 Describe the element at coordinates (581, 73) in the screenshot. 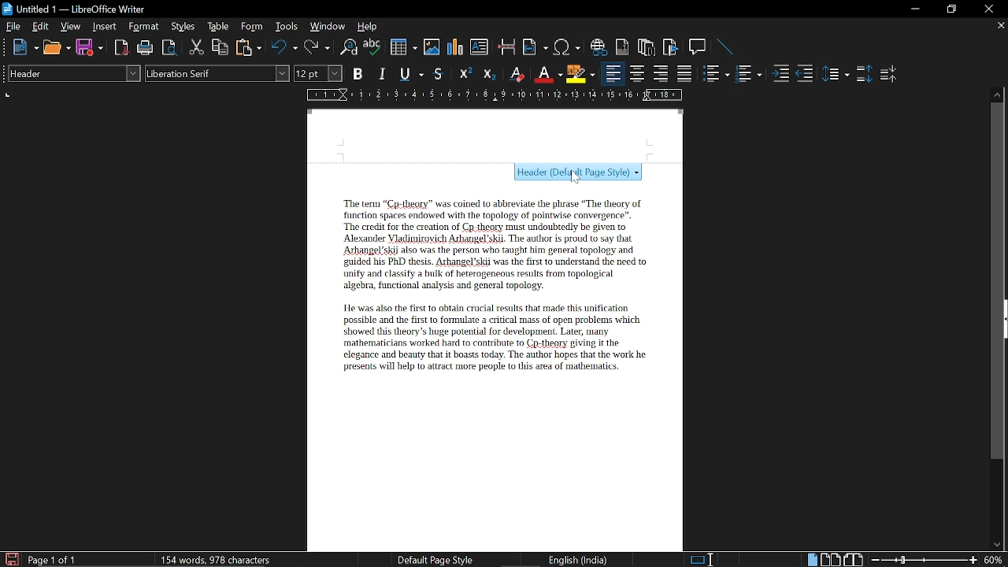

I see `Highlight` at that location.